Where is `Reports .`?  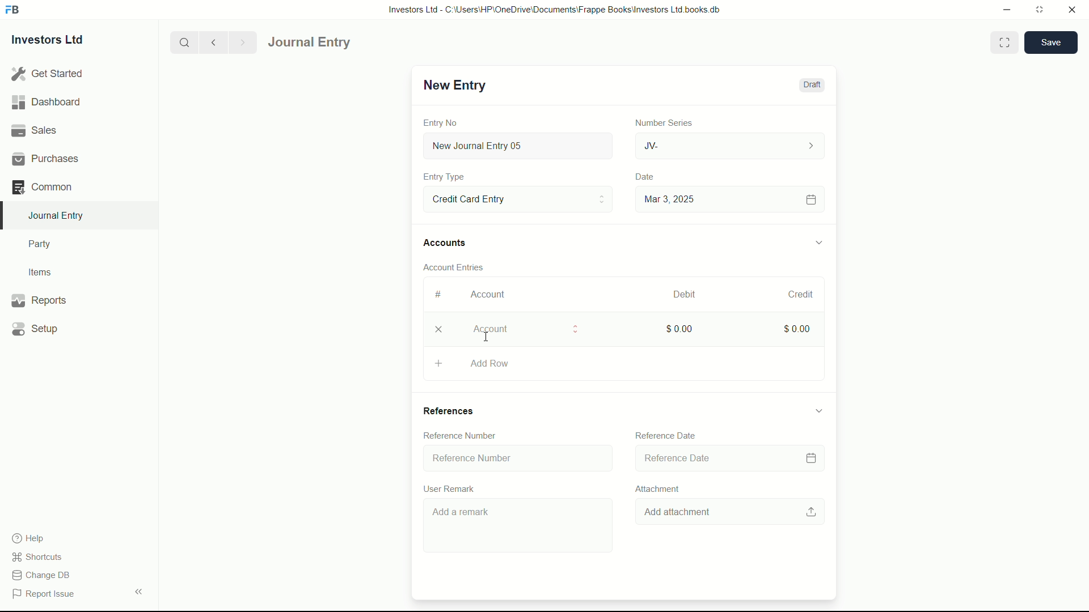
Reports . is located at coordinates (39, 299).